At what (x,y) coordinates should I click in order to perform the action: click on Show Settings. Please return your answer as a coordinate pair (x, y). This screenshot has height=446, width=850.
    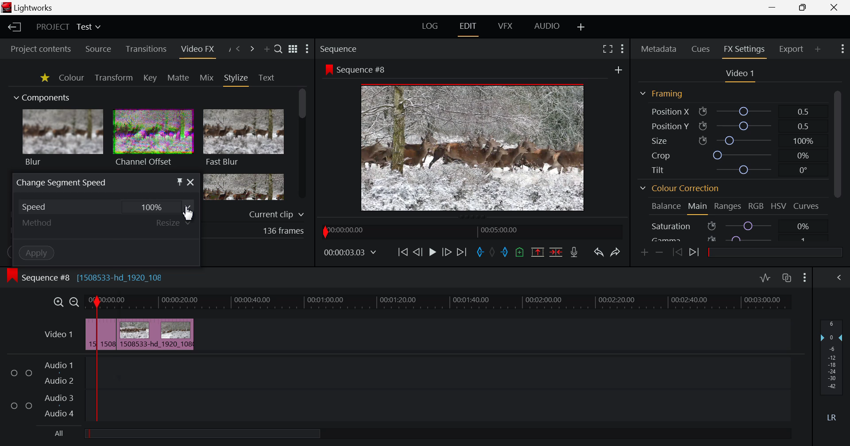
    Looking at the image, I should click on (805, 279).